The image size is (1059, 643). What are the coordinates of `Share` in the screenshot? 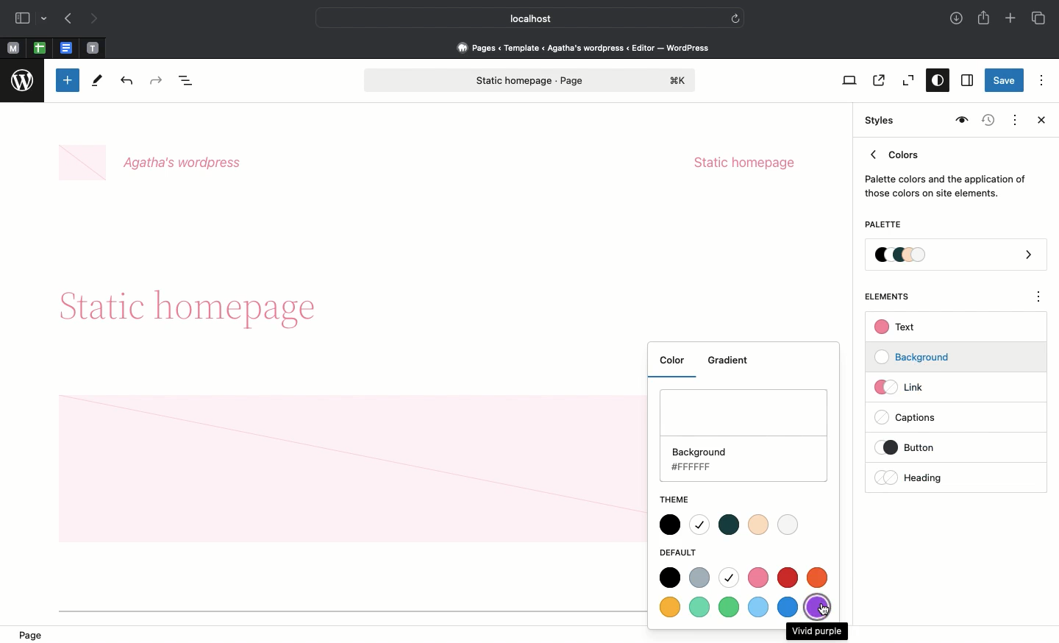 It's located at (985, 18).